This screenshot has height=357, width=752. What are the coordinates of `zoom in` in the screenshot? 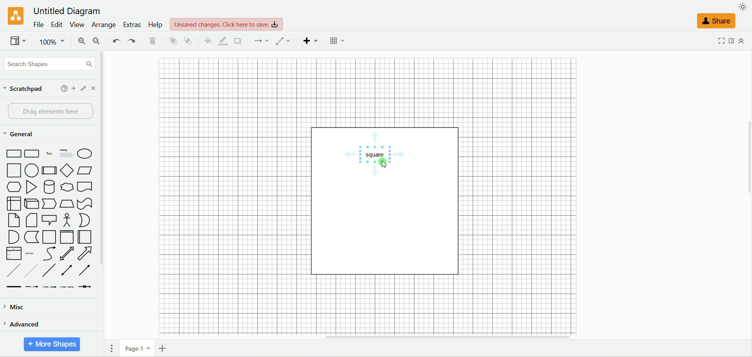 It's located at (81, 41).